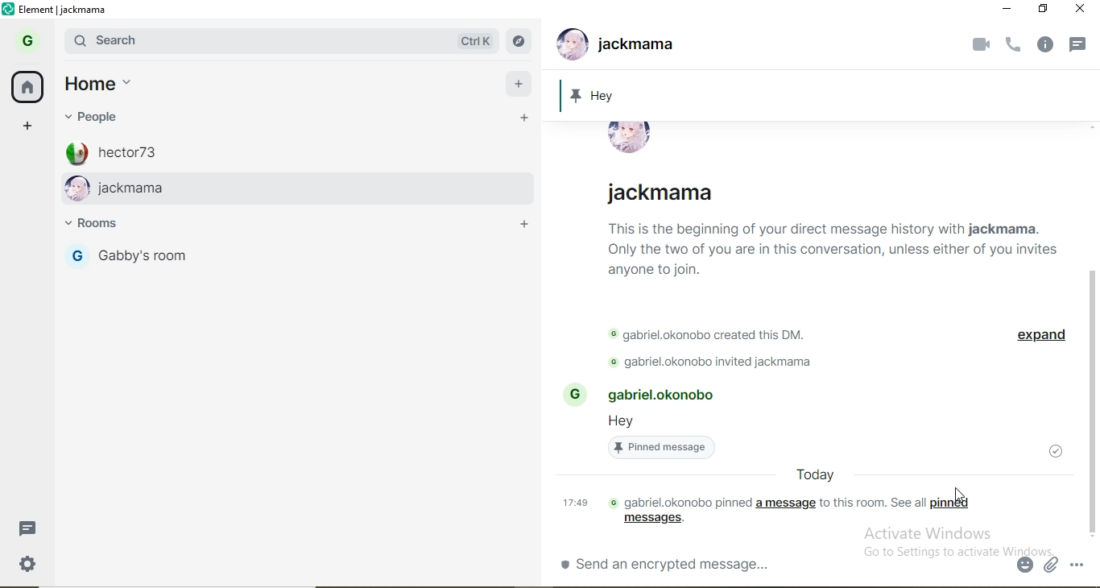 This screenshot has height=588, width=1100. What do you see at coordinates (474, 39) in the screenshot?
I see `ctrl k` at bounding box center [474, 39].